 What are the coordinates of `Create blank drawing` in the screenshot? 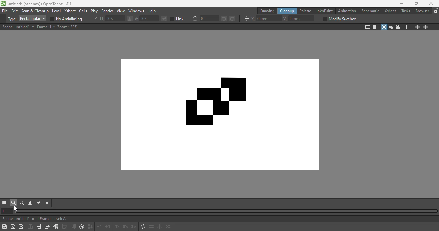 It's located at (65, 227).